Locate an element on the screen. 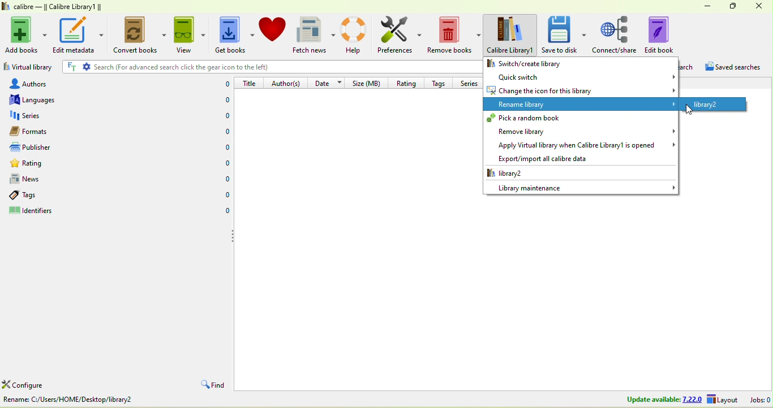 The width and height of the screenshot is (773, 408). edit book is located at coordinates (667, 34).